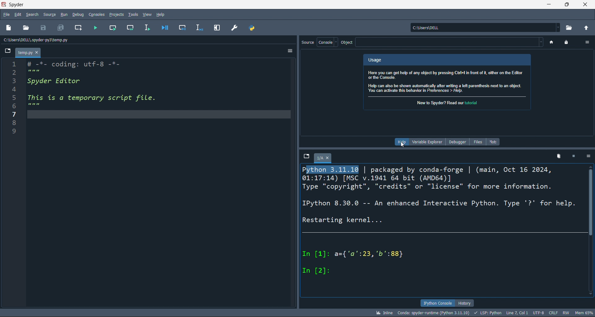 The image size is (595, 317). Describe the element at coordinates (433, 313) in the screenshot. I see `conda:spyder-runtime (Python 3.11.10)` at that location.